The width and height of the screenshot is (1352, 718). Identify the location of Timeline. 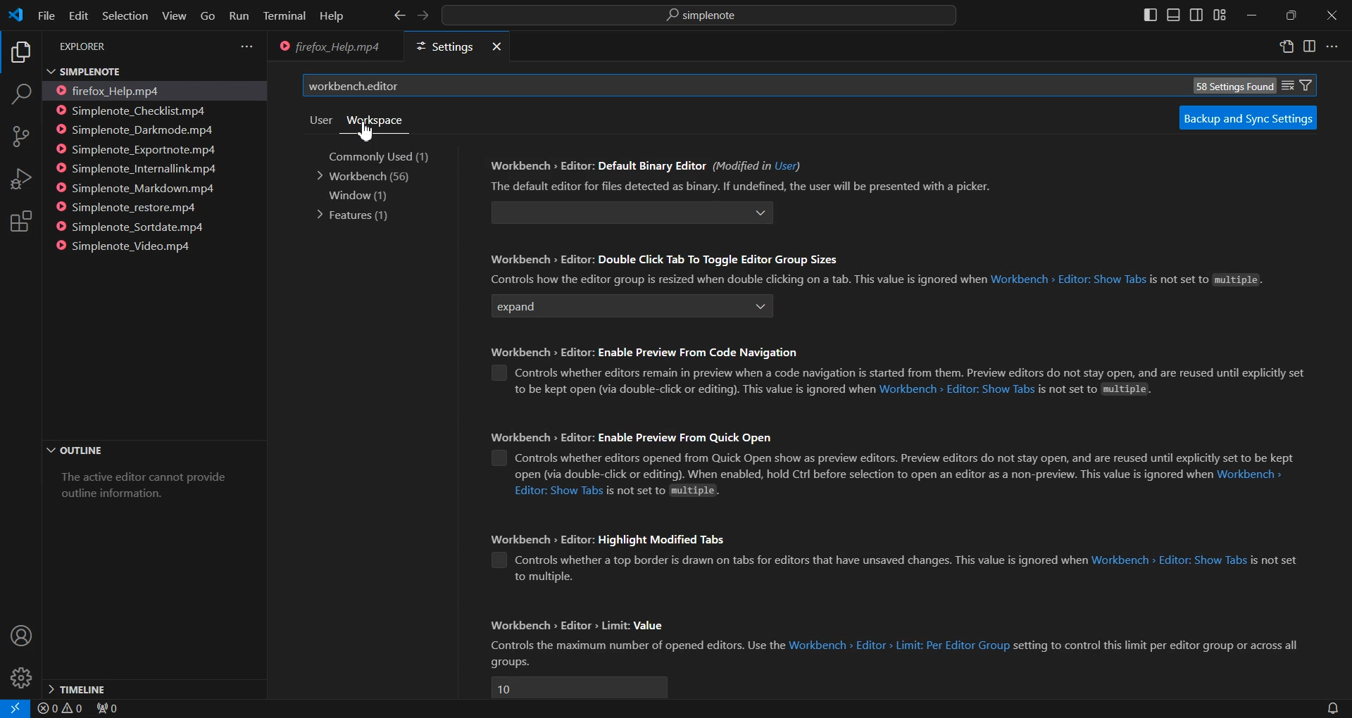
(153, 688).